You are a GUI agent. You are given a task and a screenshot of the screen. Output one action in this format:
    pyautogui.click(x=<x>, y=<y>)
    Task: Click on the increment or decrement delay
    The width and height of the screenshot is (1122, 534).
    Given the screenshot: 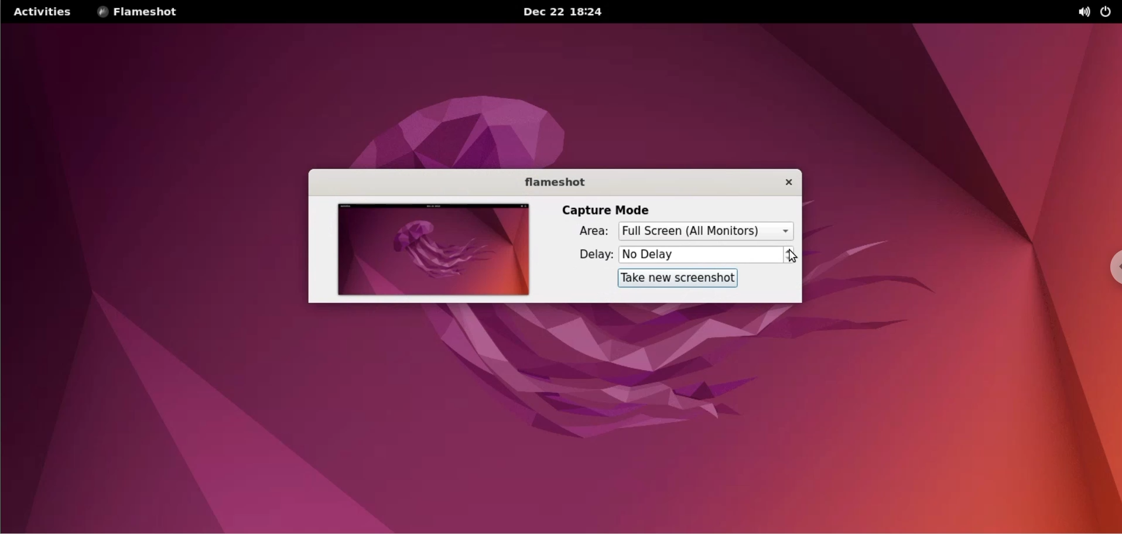 What is the action you would take?
    pyautogui.click(x=793, y=254)
    